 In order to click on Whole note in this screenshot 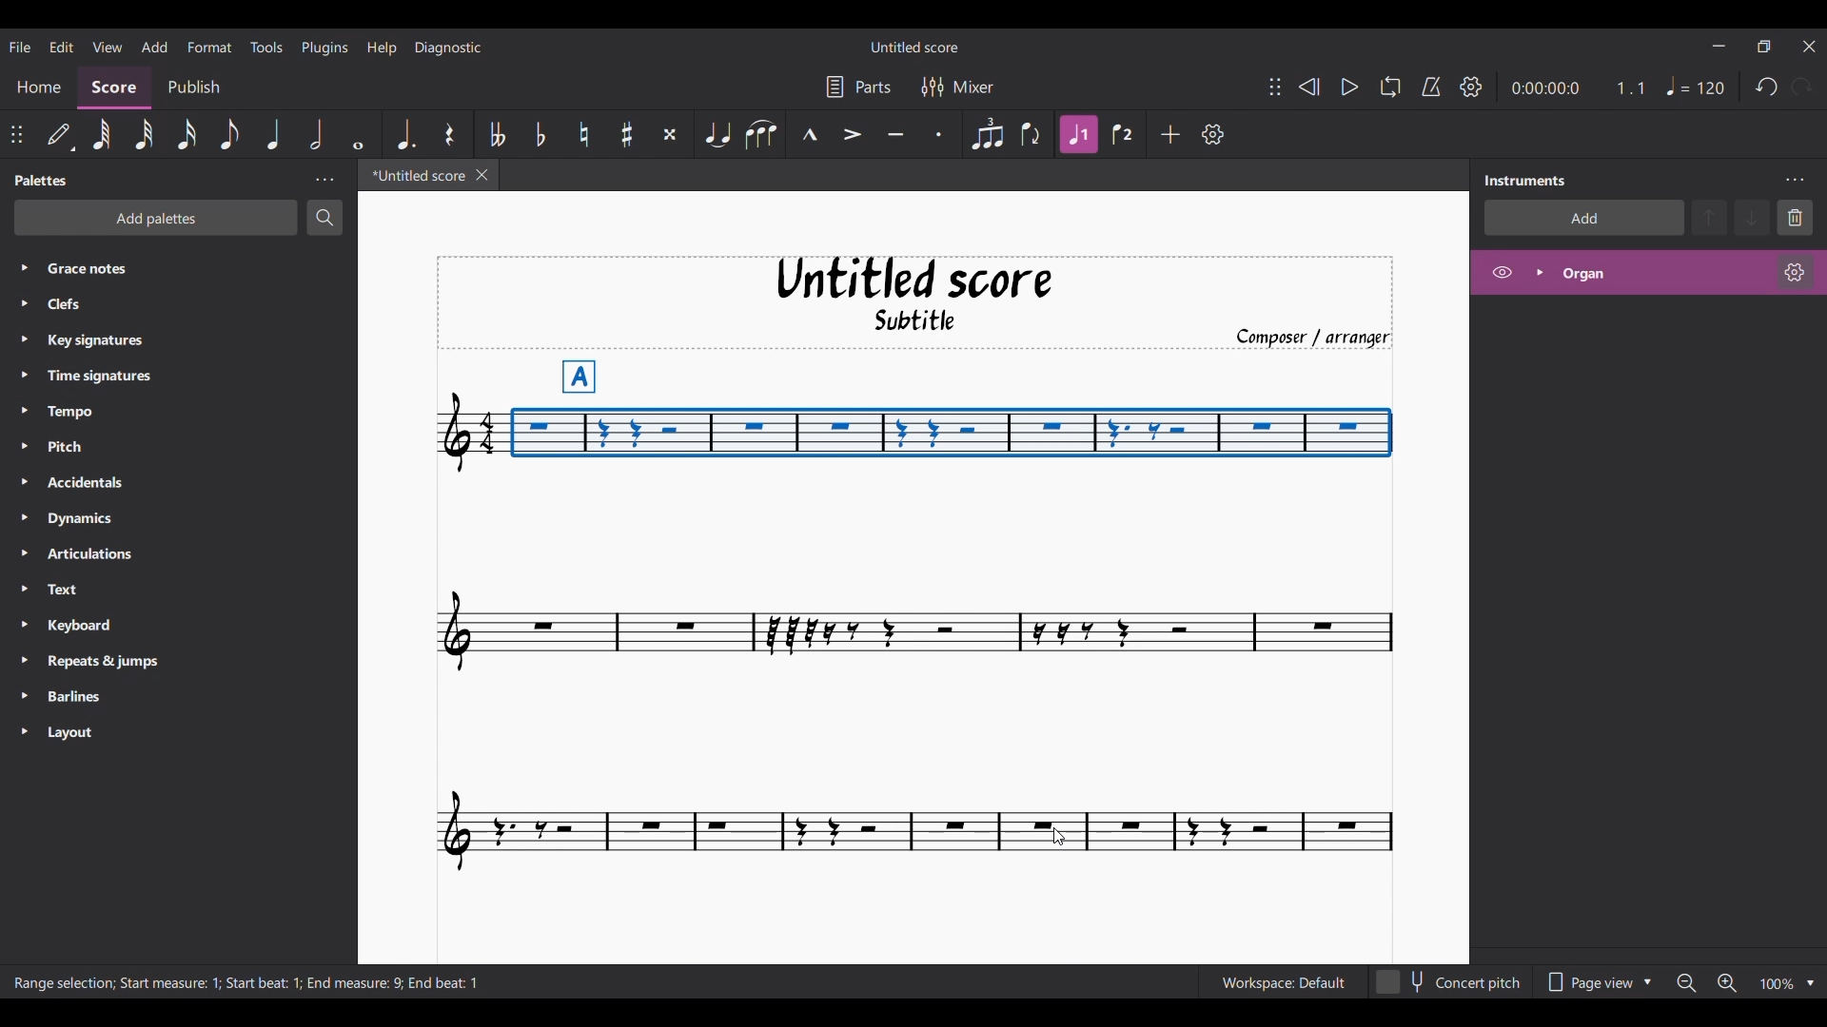, I will do `click(358, 134)`.